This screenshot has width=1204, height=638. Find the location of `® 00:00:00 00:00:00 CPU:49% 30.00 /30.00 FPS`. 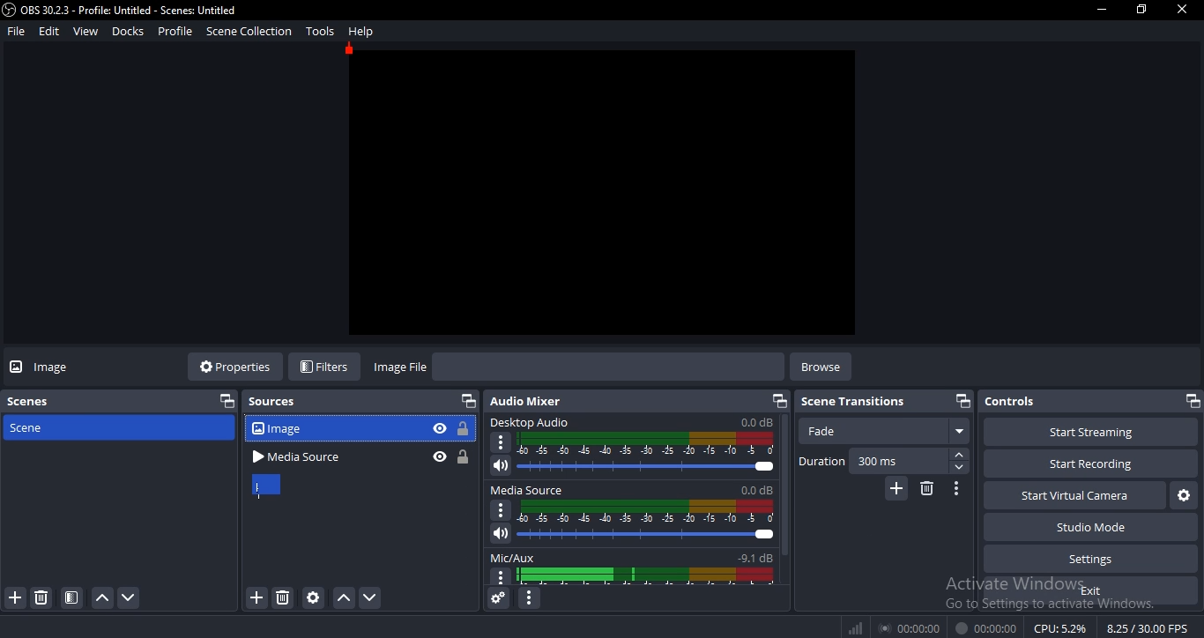

® 00:00:00 00:00:00 CPU:49% 30.00 /30.00 FPS is located at coordinates (1021, 627).